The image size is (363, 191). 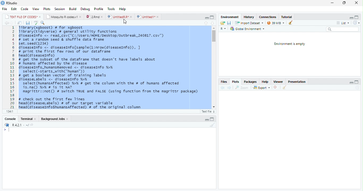 What do you see at coordinates (10, 111) in the screenshot?
I see `1:1` at bounding box center [10, 111].